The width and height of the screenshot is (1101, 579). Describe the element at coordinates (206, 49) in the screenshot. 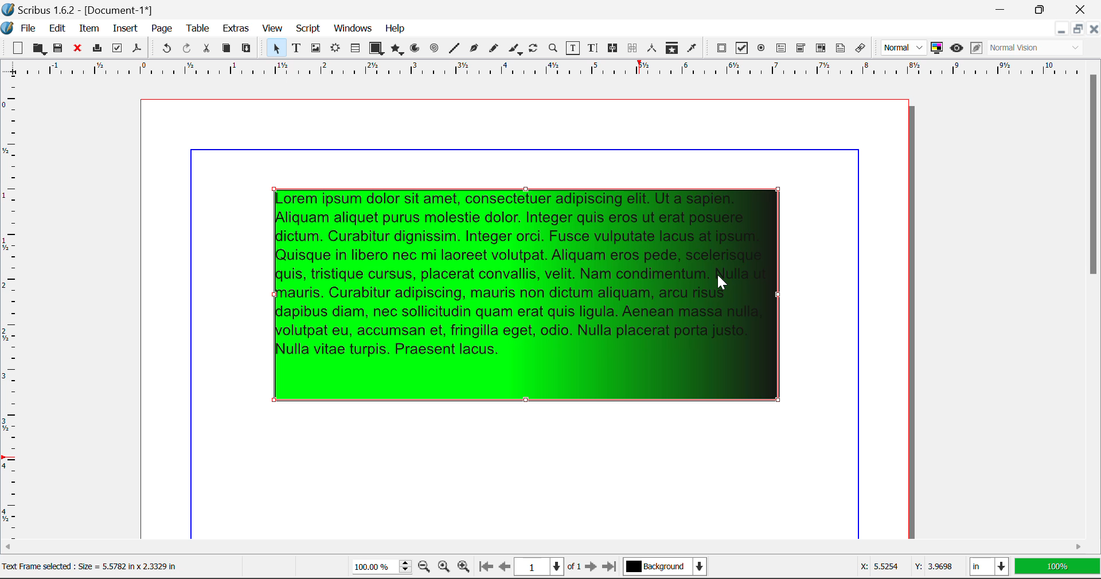

I see `Cut` at that location.